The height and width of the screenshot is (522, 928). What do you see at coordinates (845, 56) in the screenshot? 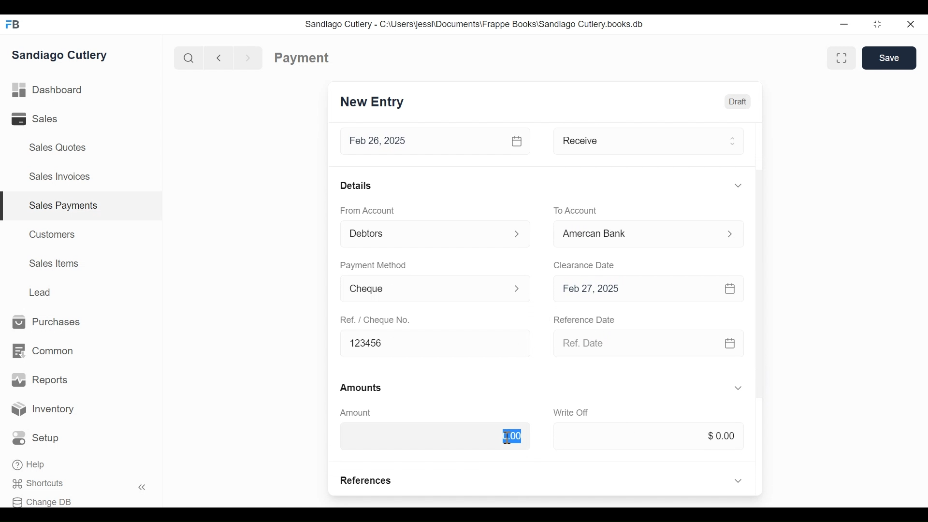
I see `Toggle form and full width ` at bounding box center [845, 56].